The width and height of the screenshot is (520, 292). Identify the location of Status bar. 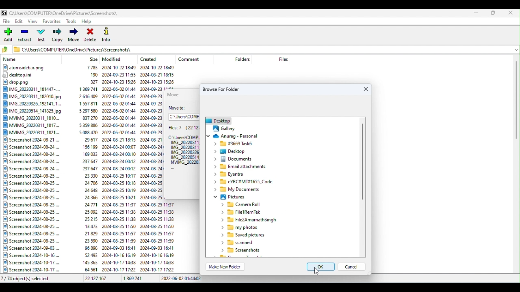
(261, 279).